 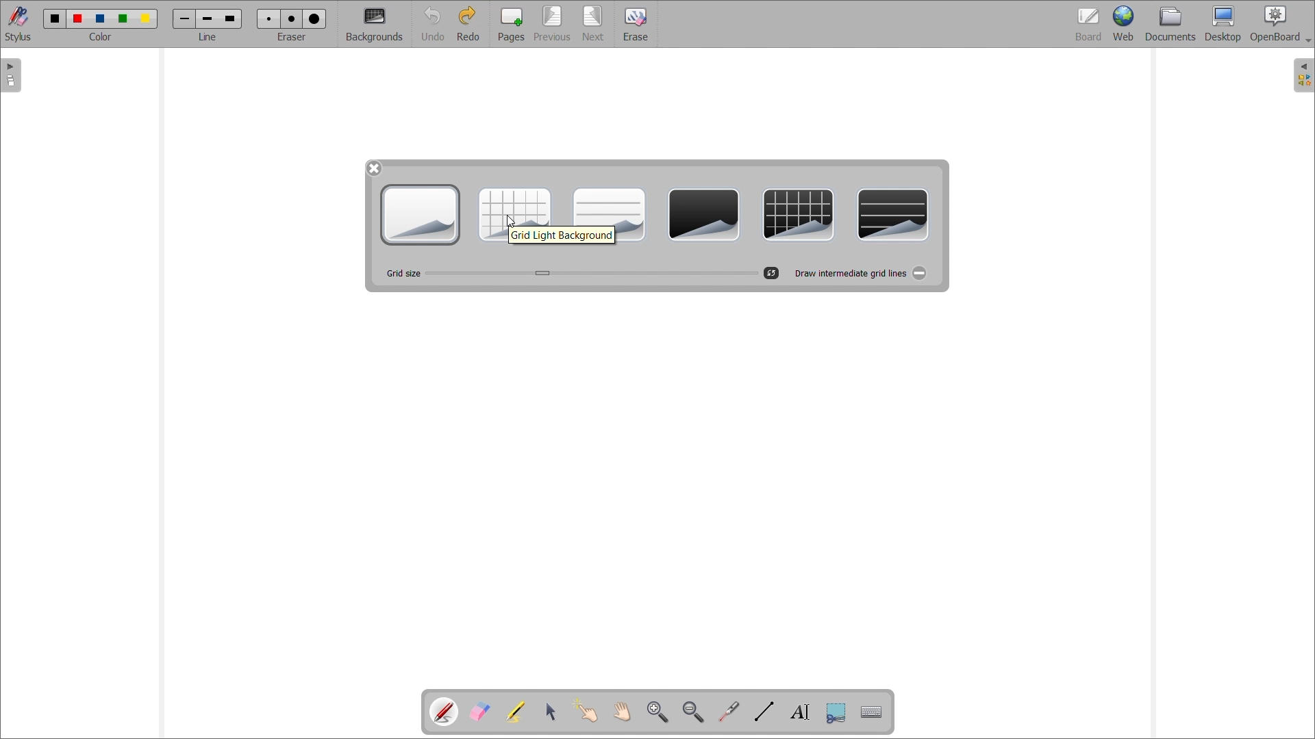 I want to click on Expand right sidebar, so click(x=1303, y=75).